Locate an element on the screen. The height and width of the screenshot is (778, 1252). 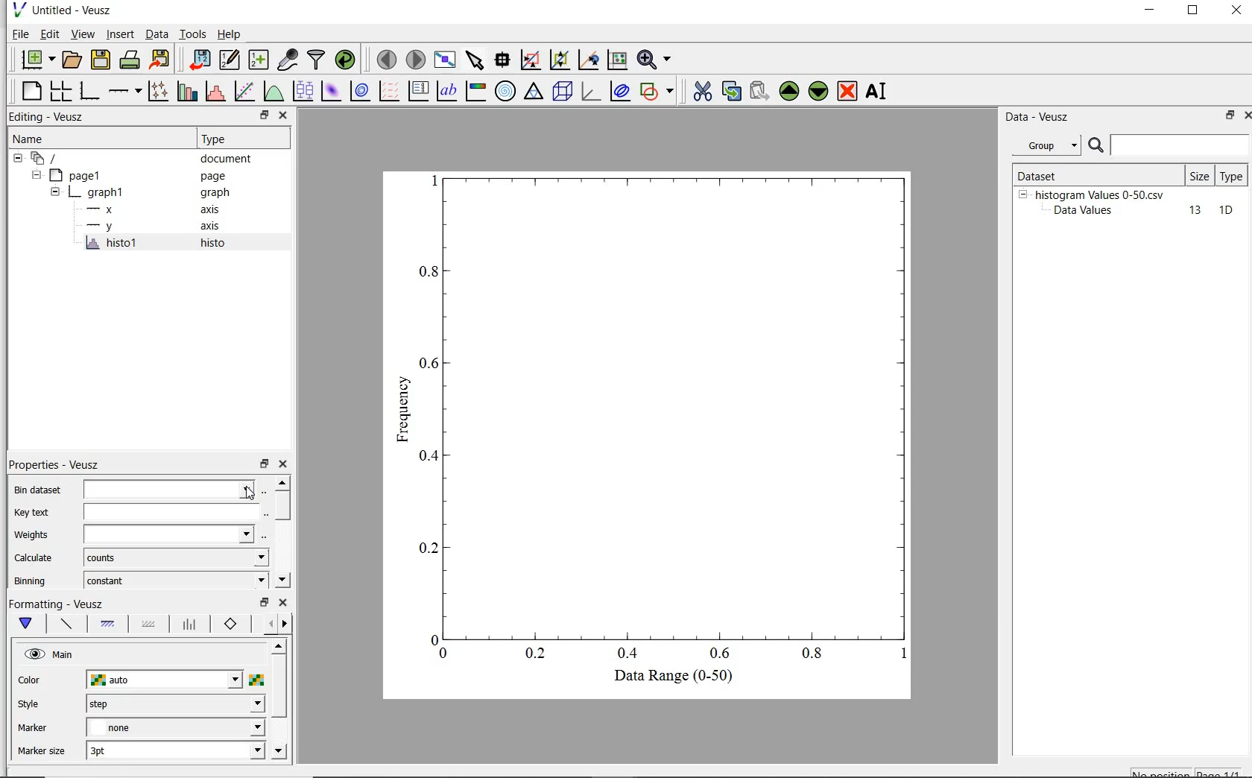
restore down is located at coordinates (264, 116).